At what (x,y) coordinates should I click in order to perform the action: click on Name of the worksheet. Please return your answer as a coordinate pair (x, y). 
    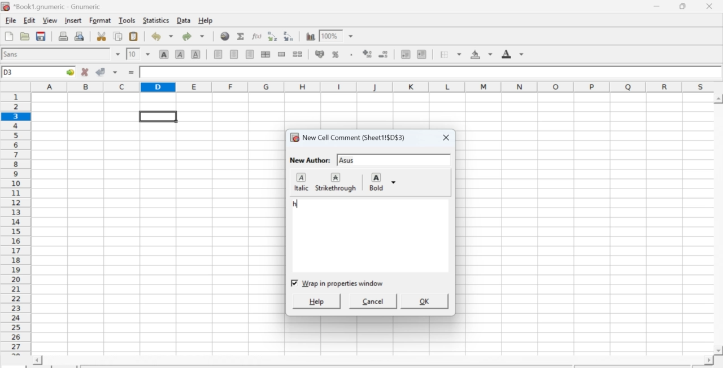
    Looking at the image, I should click on (59, 6).